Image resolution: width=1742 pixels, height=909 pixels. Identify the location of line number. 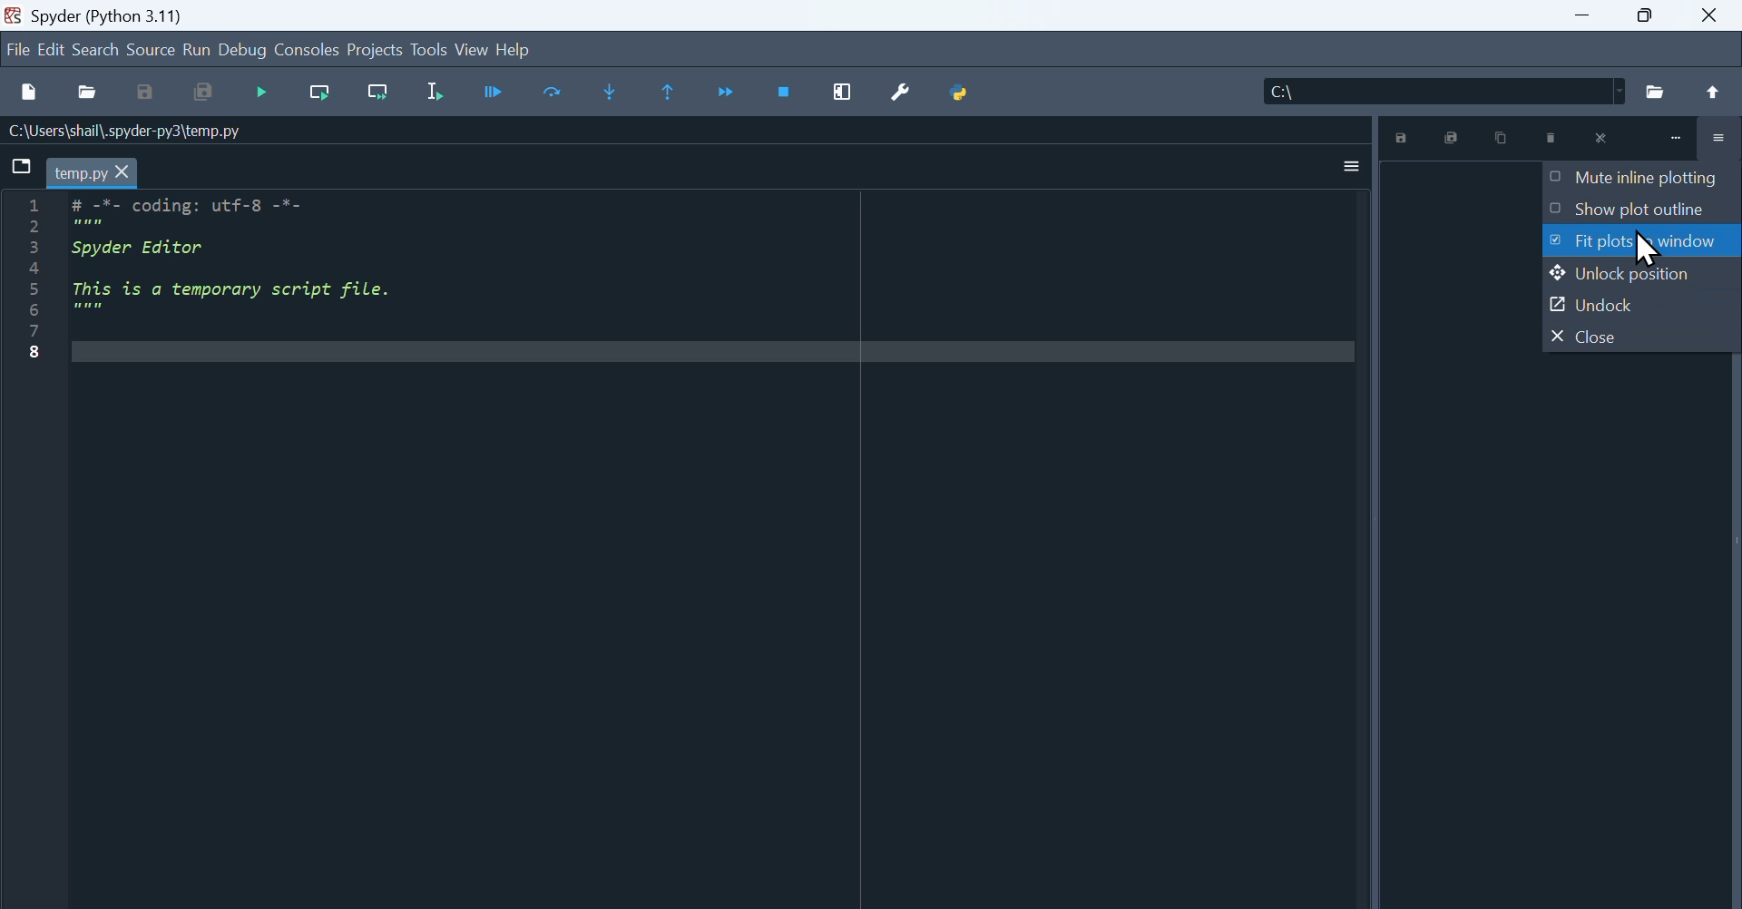
(40, 287).